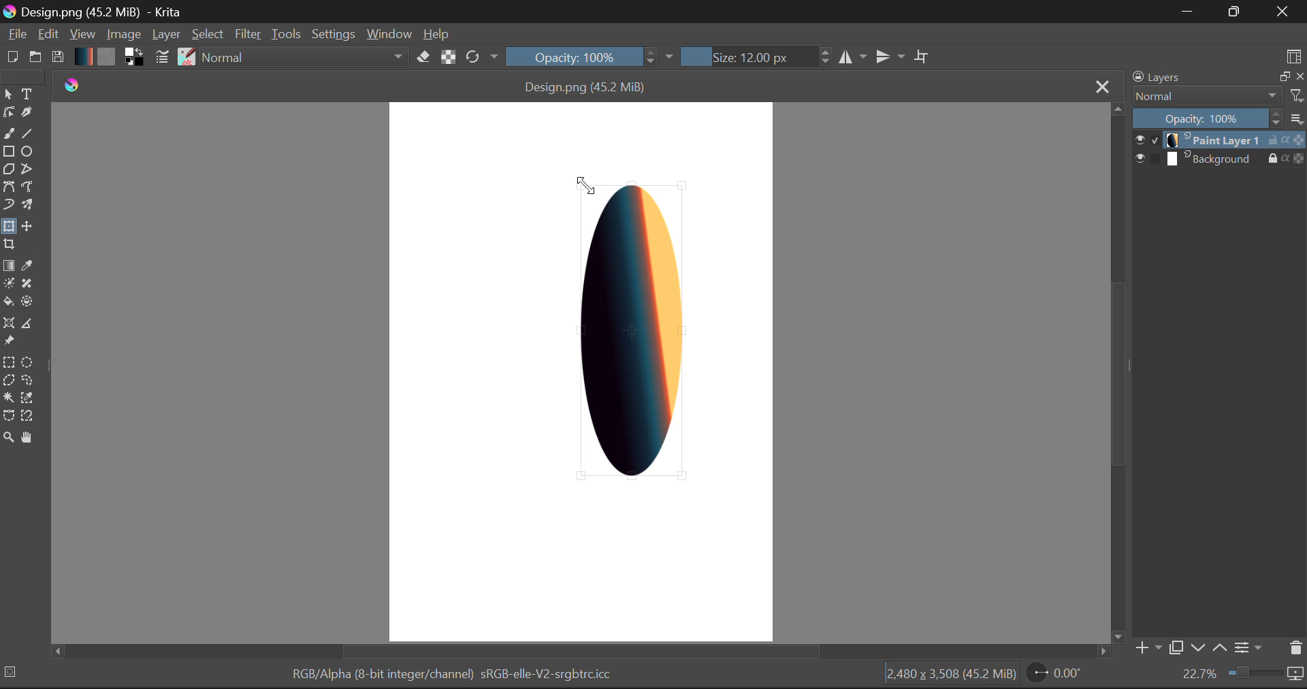  I want to click on Save, so click(57, 57).